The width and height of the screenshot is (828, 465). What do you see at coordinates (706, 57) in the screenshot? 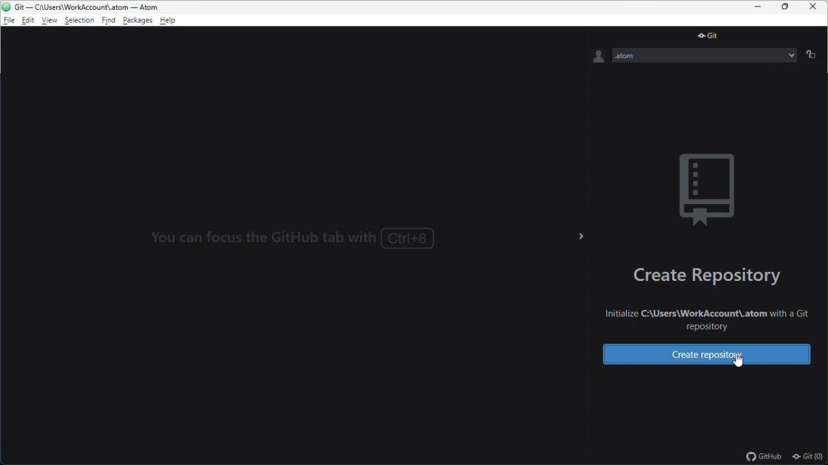
I see `.atom` at bounding box center [706, 57].